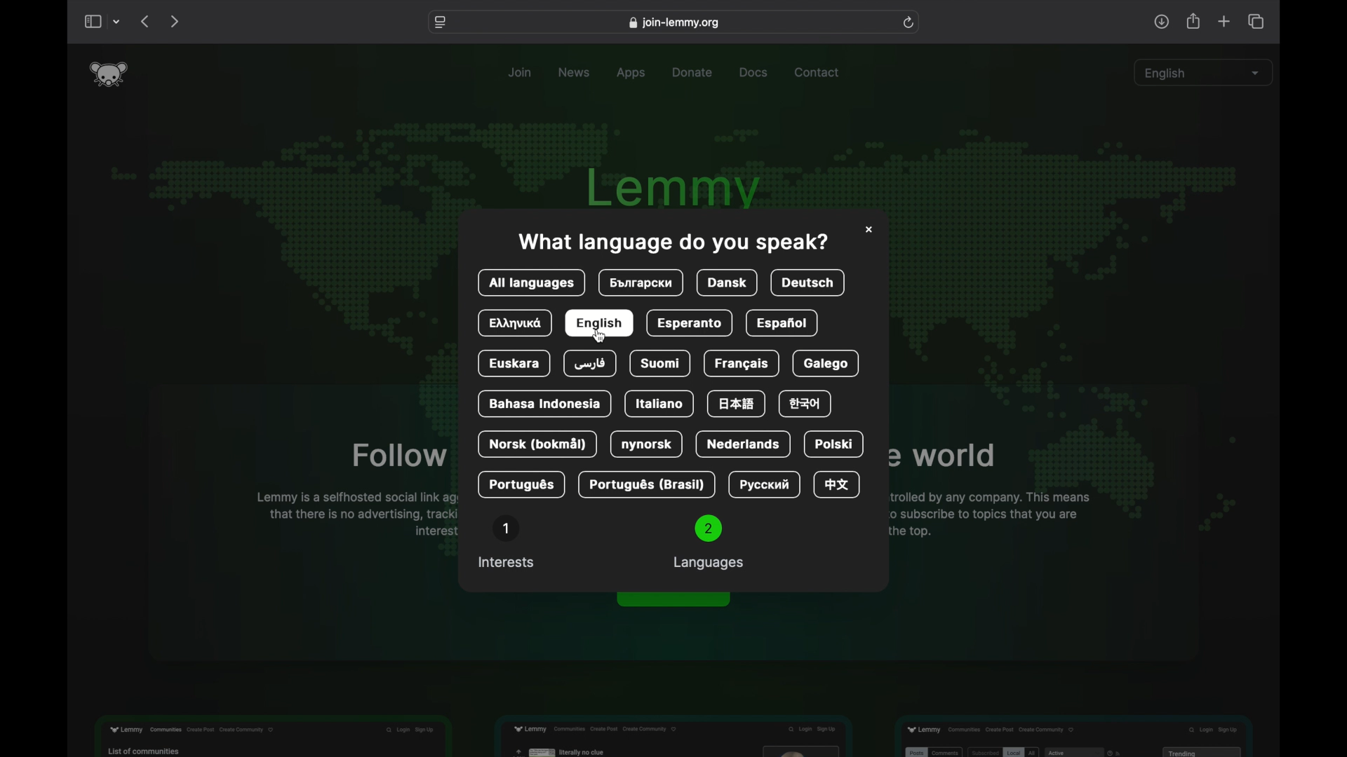 The width and height of the screenshot is (1347, 757). What do you see at coordinates (1255, 22) in the screenshot?
I see `show tab overview` at bounding box center [1255, 22].